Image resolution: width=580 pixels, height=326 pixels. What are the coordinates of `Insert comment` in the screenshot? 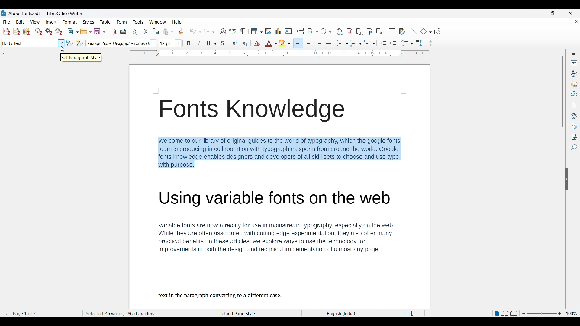 It's located at (392, 31).